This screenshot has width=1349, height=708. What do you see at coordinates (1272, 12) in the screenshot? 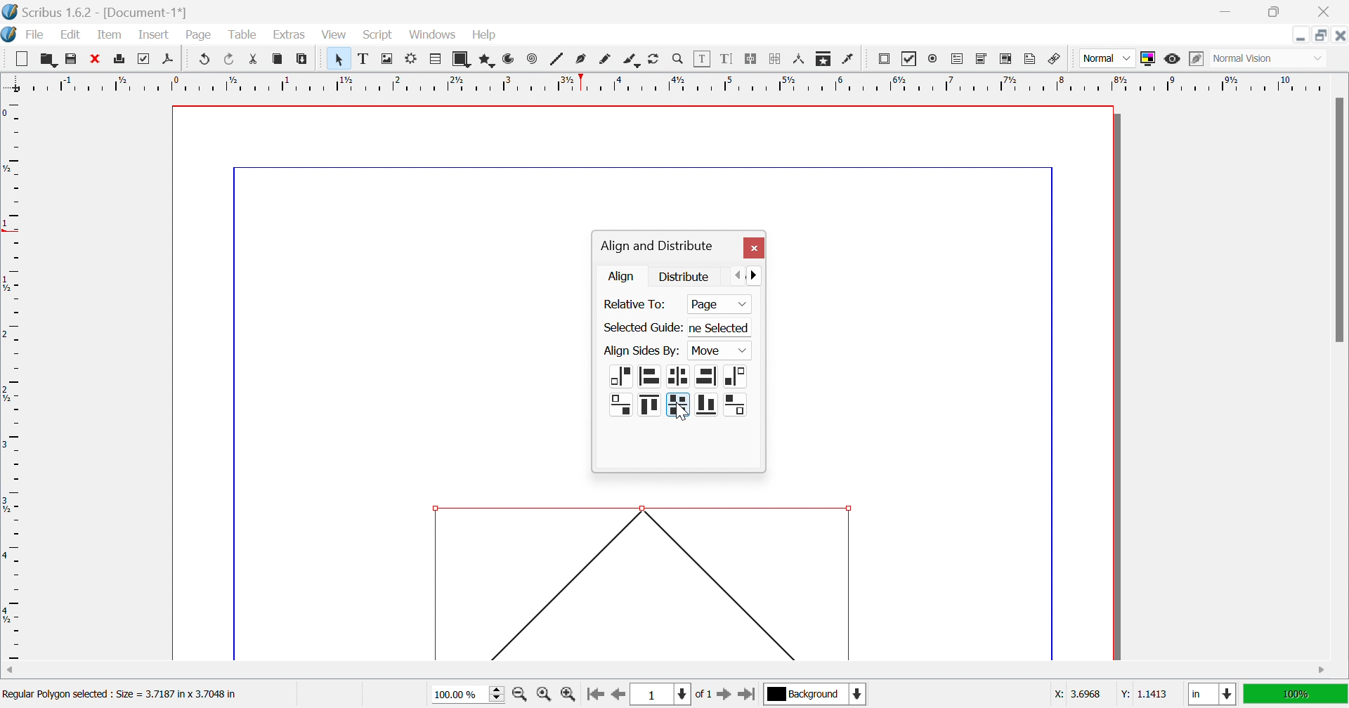
I see `Restore down` at bounding box center [1272, 12].